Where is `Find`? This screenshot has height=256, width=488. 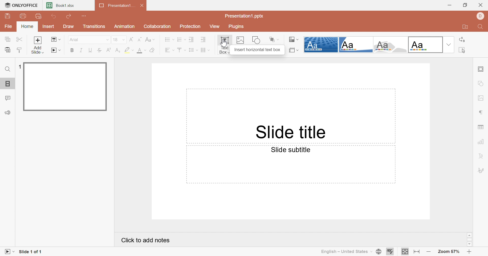 Find is located at coordinates (481, 27).